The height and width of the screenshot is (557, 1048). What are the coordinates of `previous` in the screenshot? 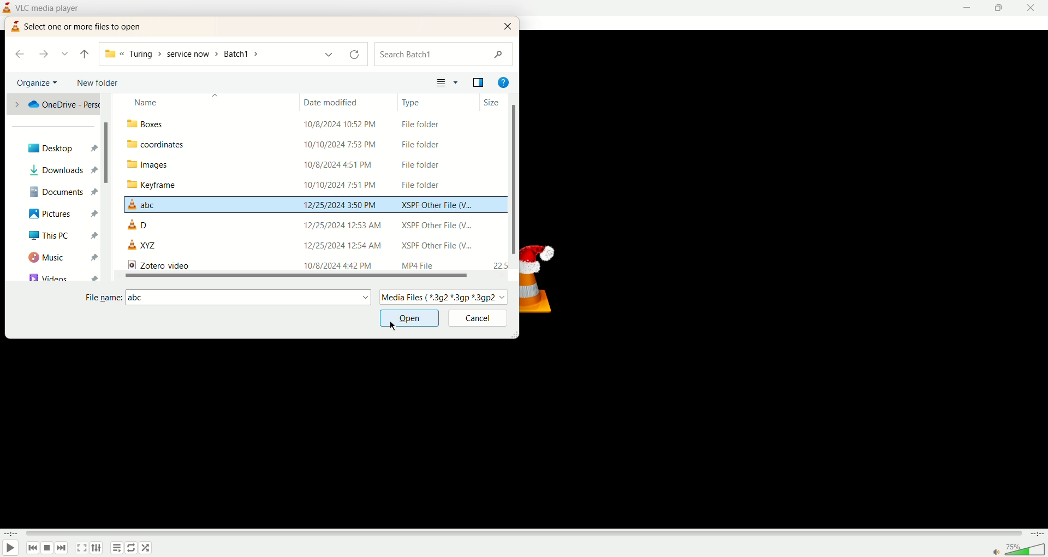 It's located at (33, 548).